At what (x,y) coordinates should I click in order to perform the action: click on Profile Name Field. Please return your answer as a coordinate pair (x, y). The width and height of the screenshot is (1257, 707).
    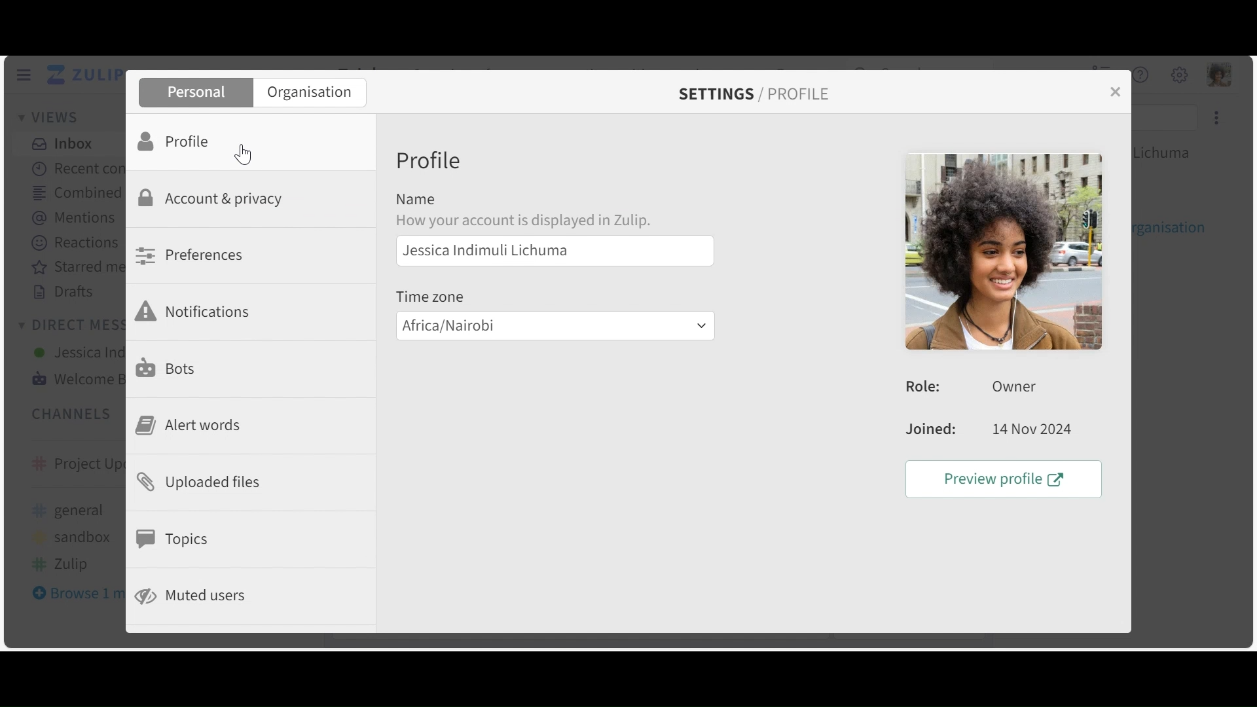
    Looking at the image, I should click on (553, 250).